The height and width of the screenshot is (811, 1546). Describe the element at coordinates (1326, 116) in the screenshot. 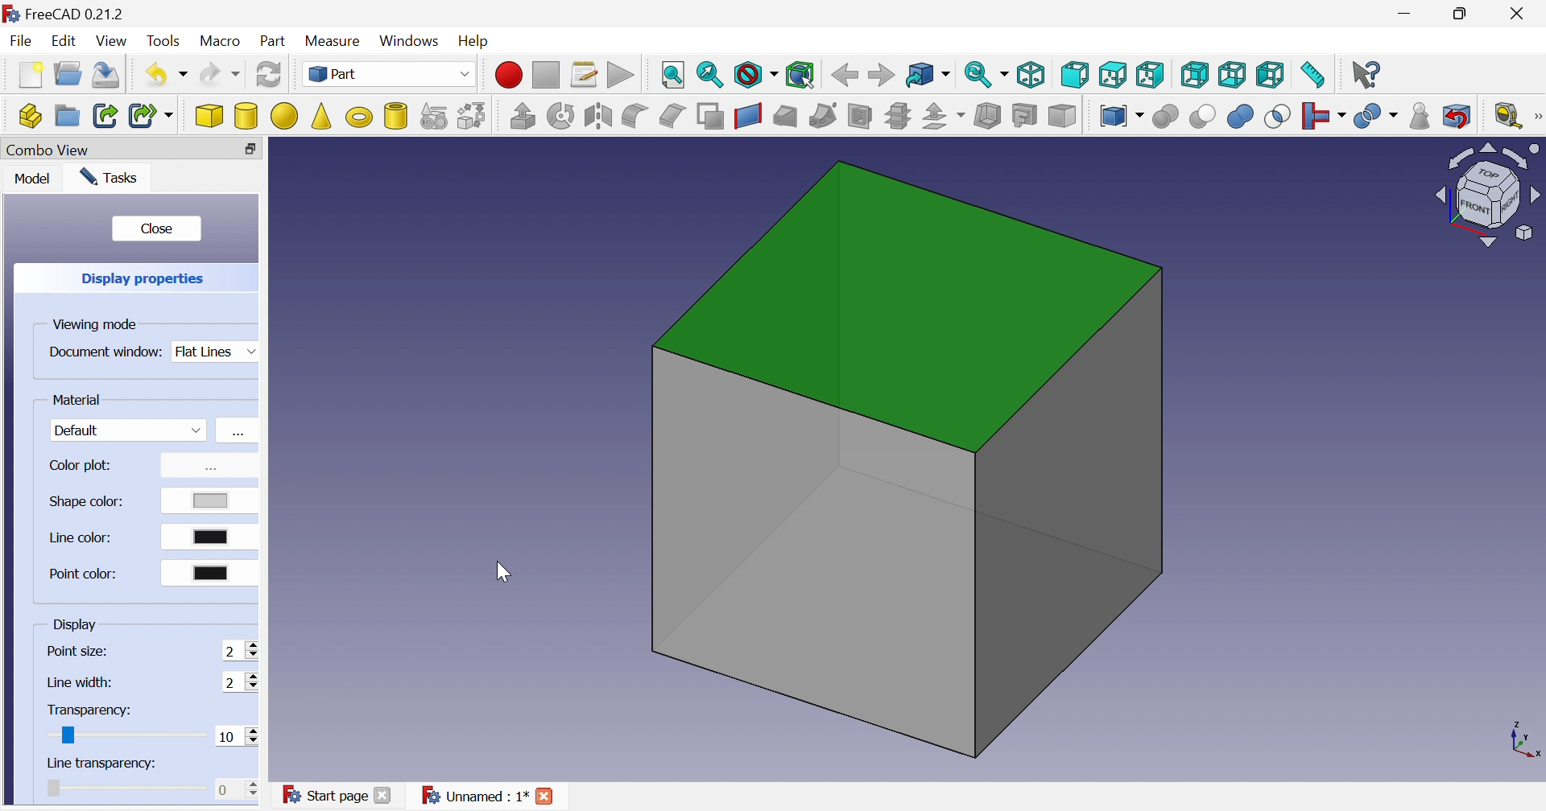

I see `Join objects` at that location.